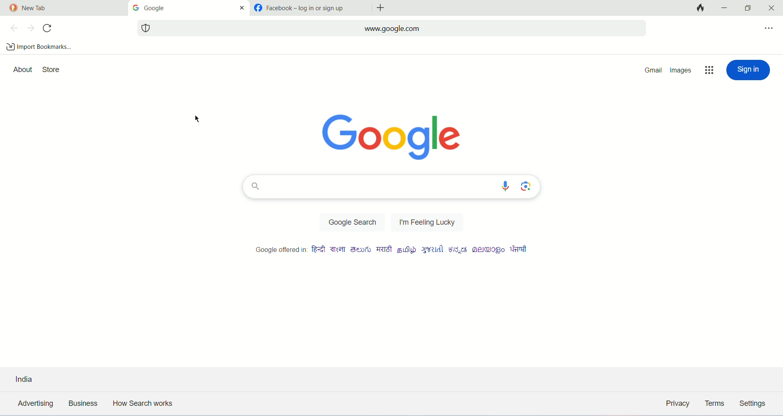  What do you see at coordinates (31, 29) in the screenshot?
I see `next` at bounding box center [31, 29].